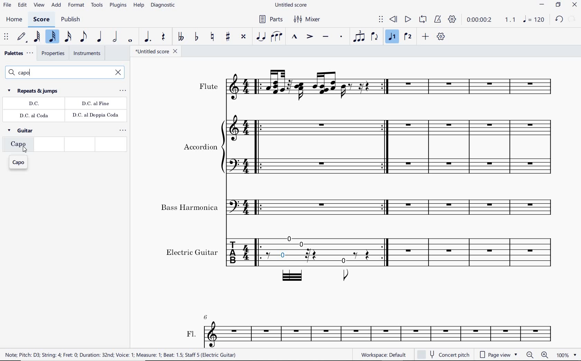 Image resolution: width=581 pixels, height=361 pixels. What do you see at coordinates (86, 54) in the screenshot?
I see `instruments` at bounding box center [86, 54].